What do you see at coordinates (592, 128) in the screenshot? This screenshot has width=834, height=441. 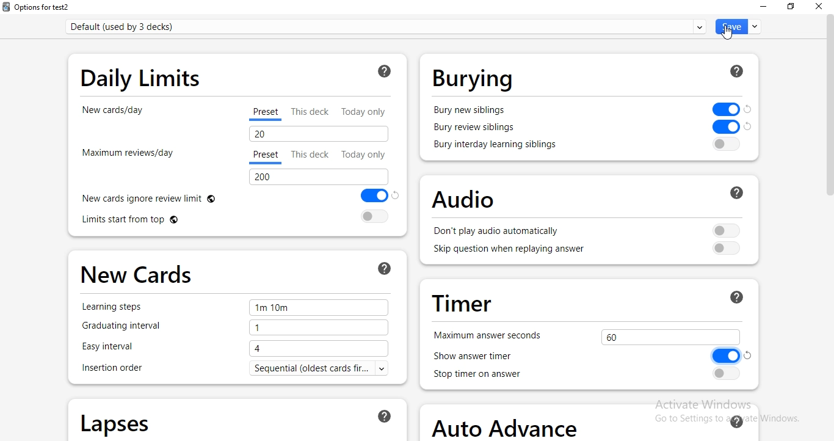 I see `bury new siblings` at bounding box center [592, 128].